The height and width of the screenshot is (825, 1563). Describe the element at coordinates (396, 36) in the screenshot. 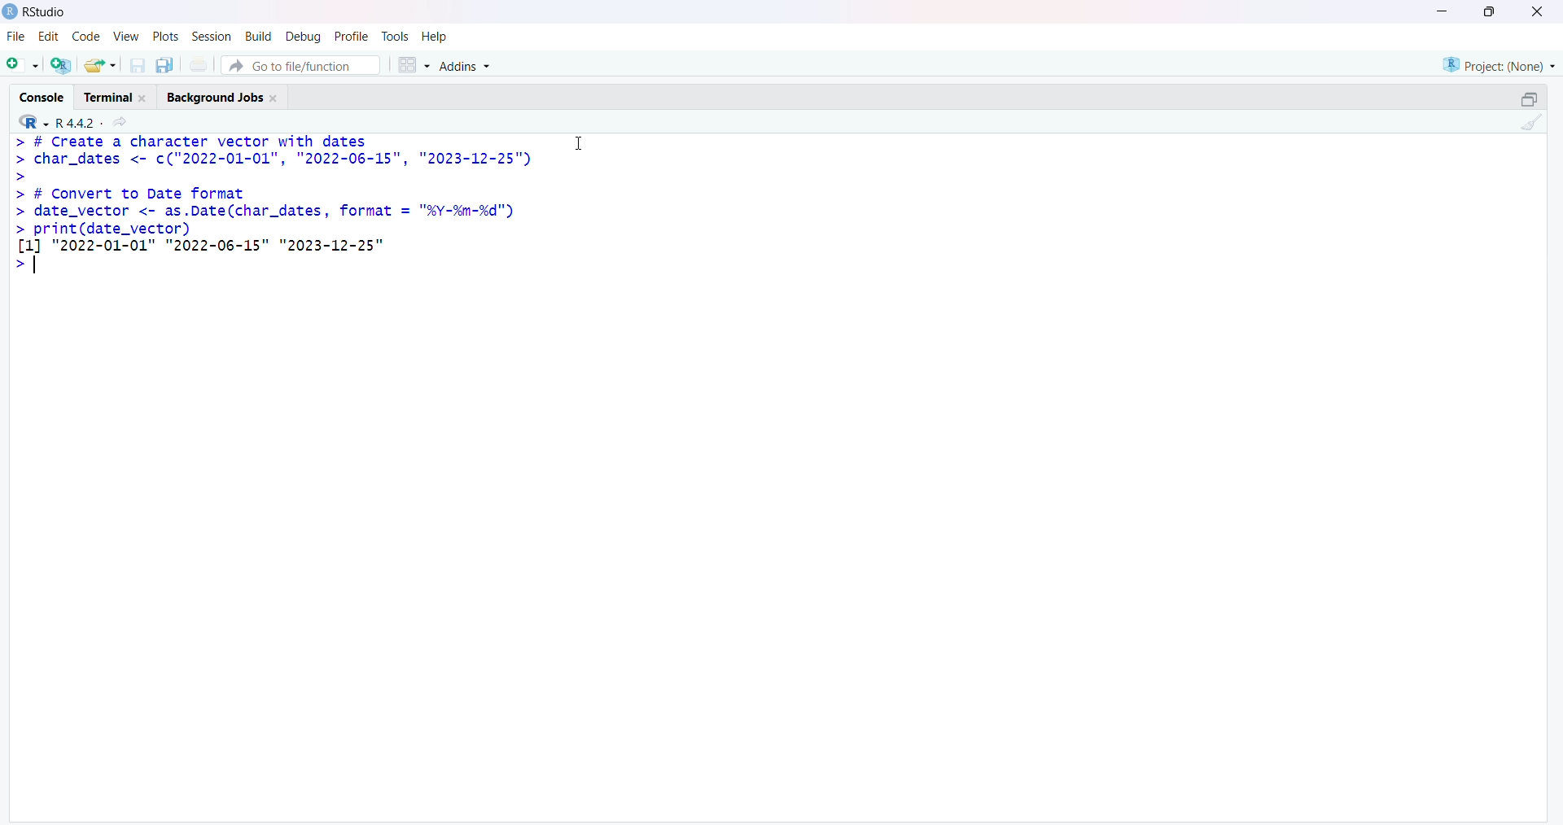

I see `Tools` at that location.